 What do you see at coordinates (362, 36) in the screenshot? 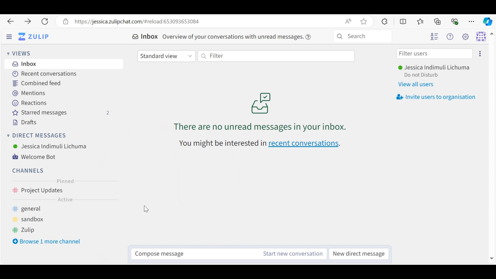
I see `Search` at bounding box center [362, 36].